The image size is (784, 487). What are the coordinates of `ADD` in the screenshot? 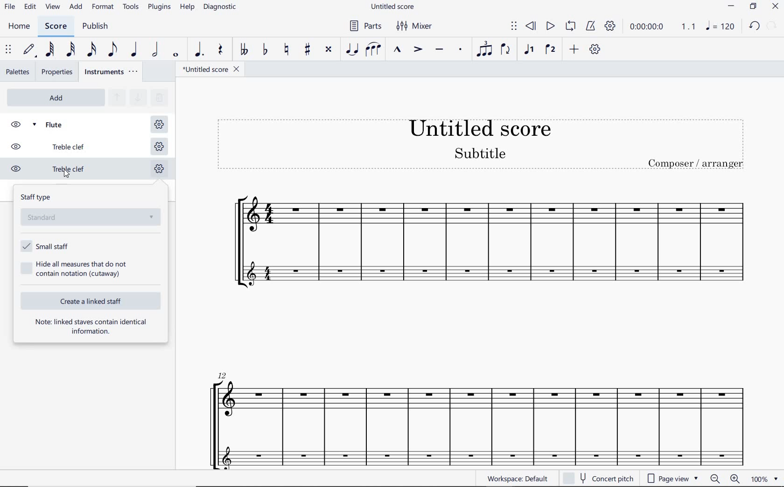 It's located at (574, 49).